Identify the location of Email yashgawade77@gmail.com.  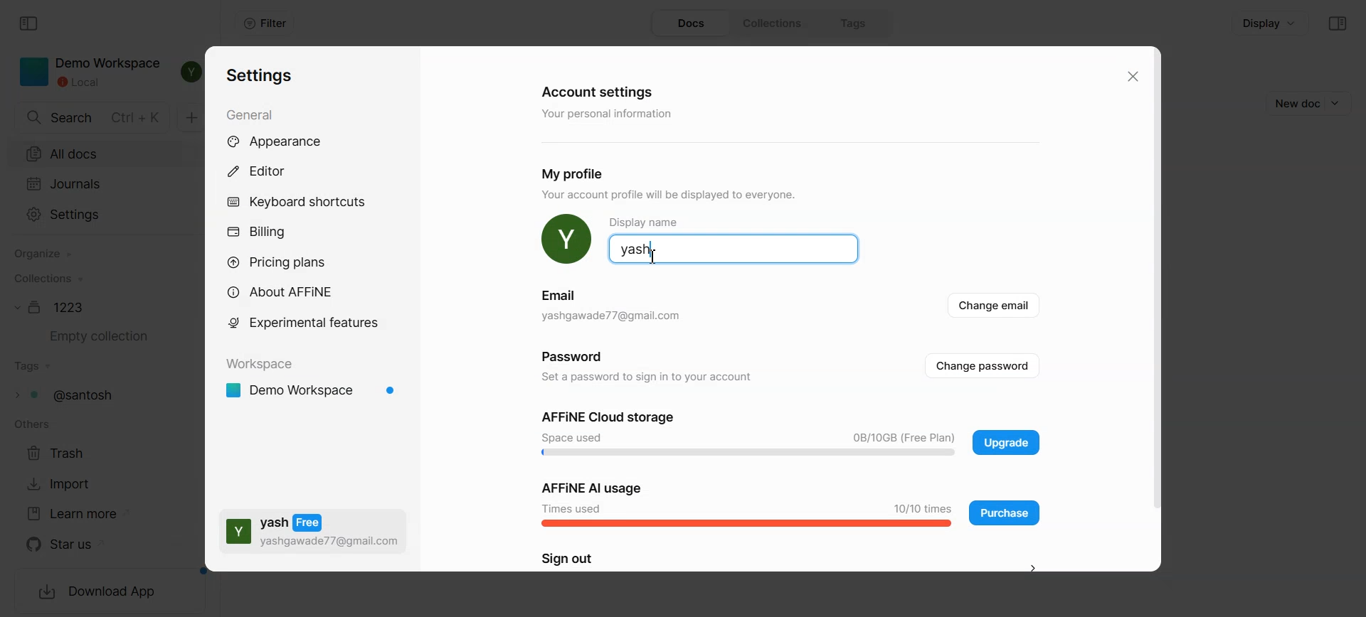
(612, 308).